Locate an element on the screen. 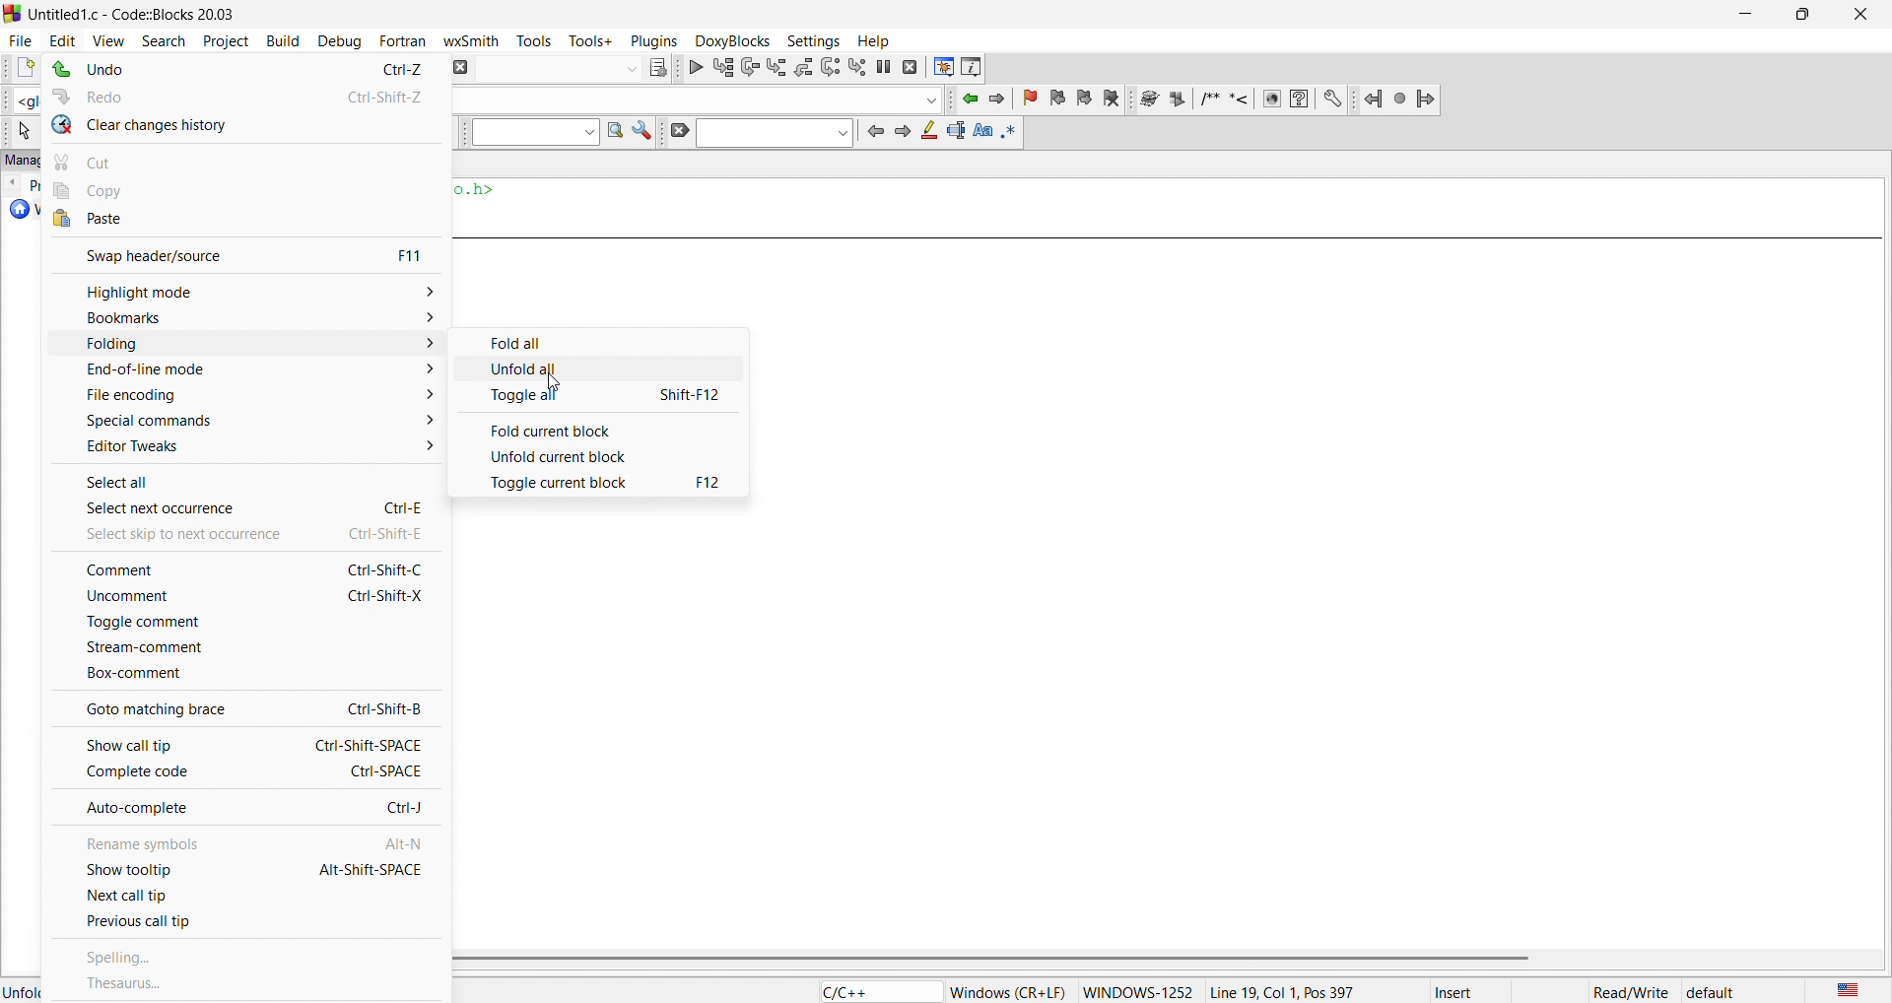 This screenshot has width=1892, height=1003. paste is located at coordinates (245, 220).